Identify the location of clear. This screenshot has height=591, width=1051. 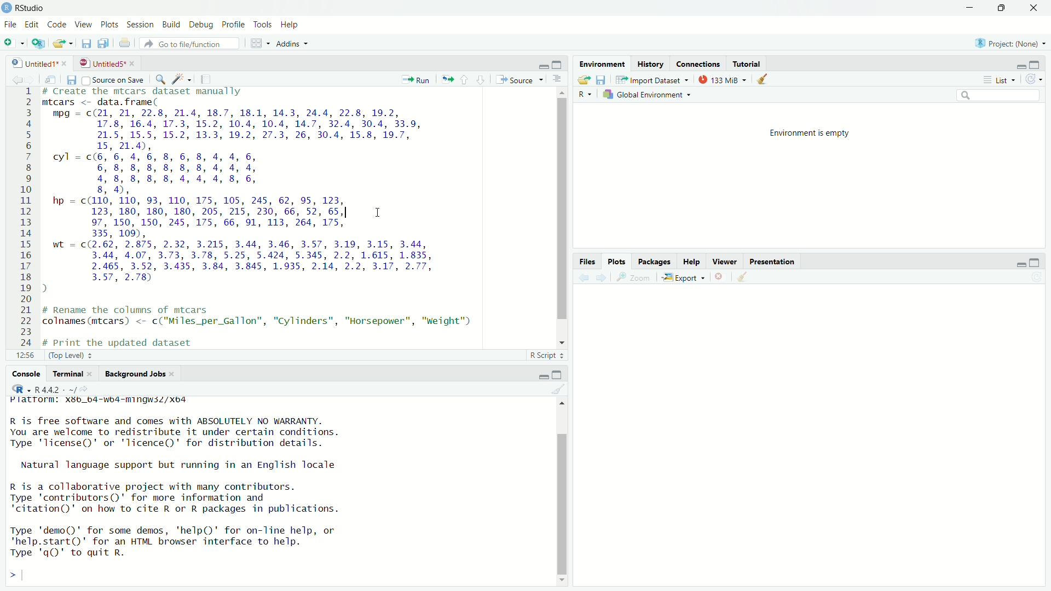
(558, 389).